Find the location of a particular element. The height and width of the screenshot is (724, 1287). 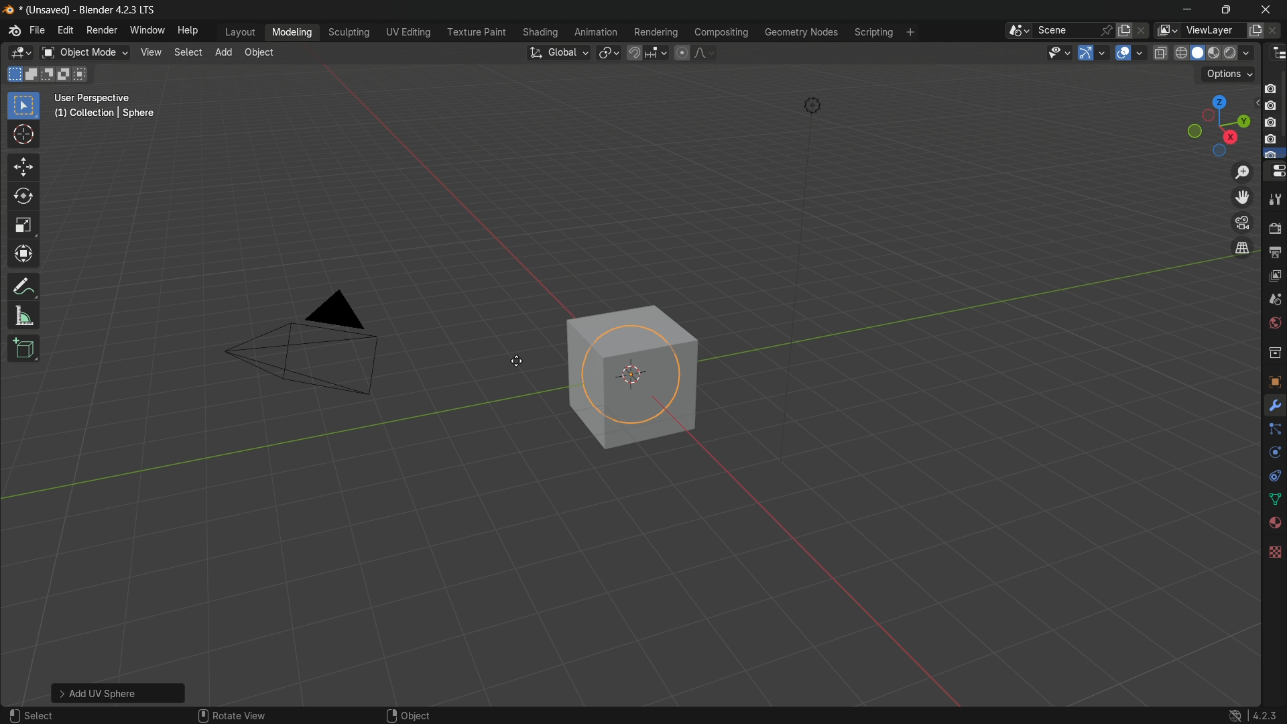

add workplace is located at coordinates (910, 32).